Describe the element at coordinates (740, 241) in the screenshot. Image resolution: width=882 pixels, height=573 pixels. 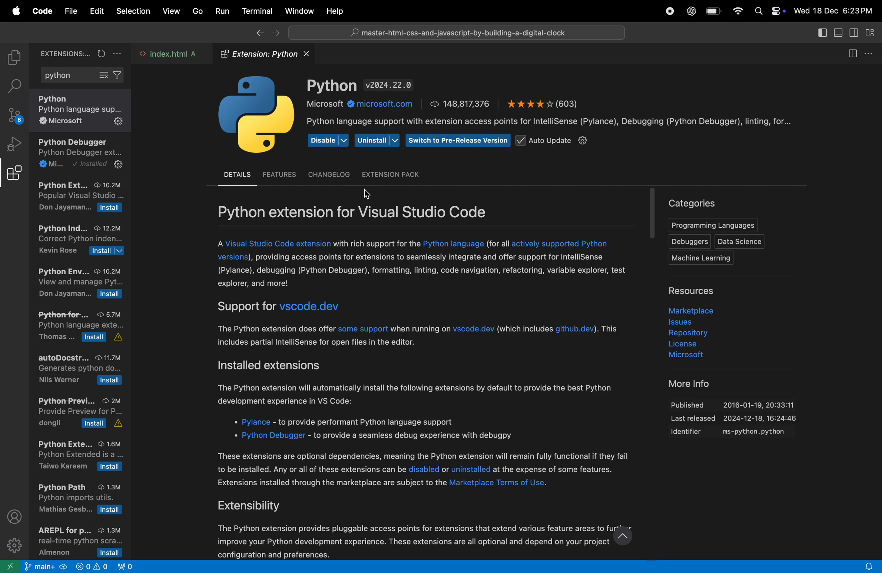
I see `Data science` at that location.